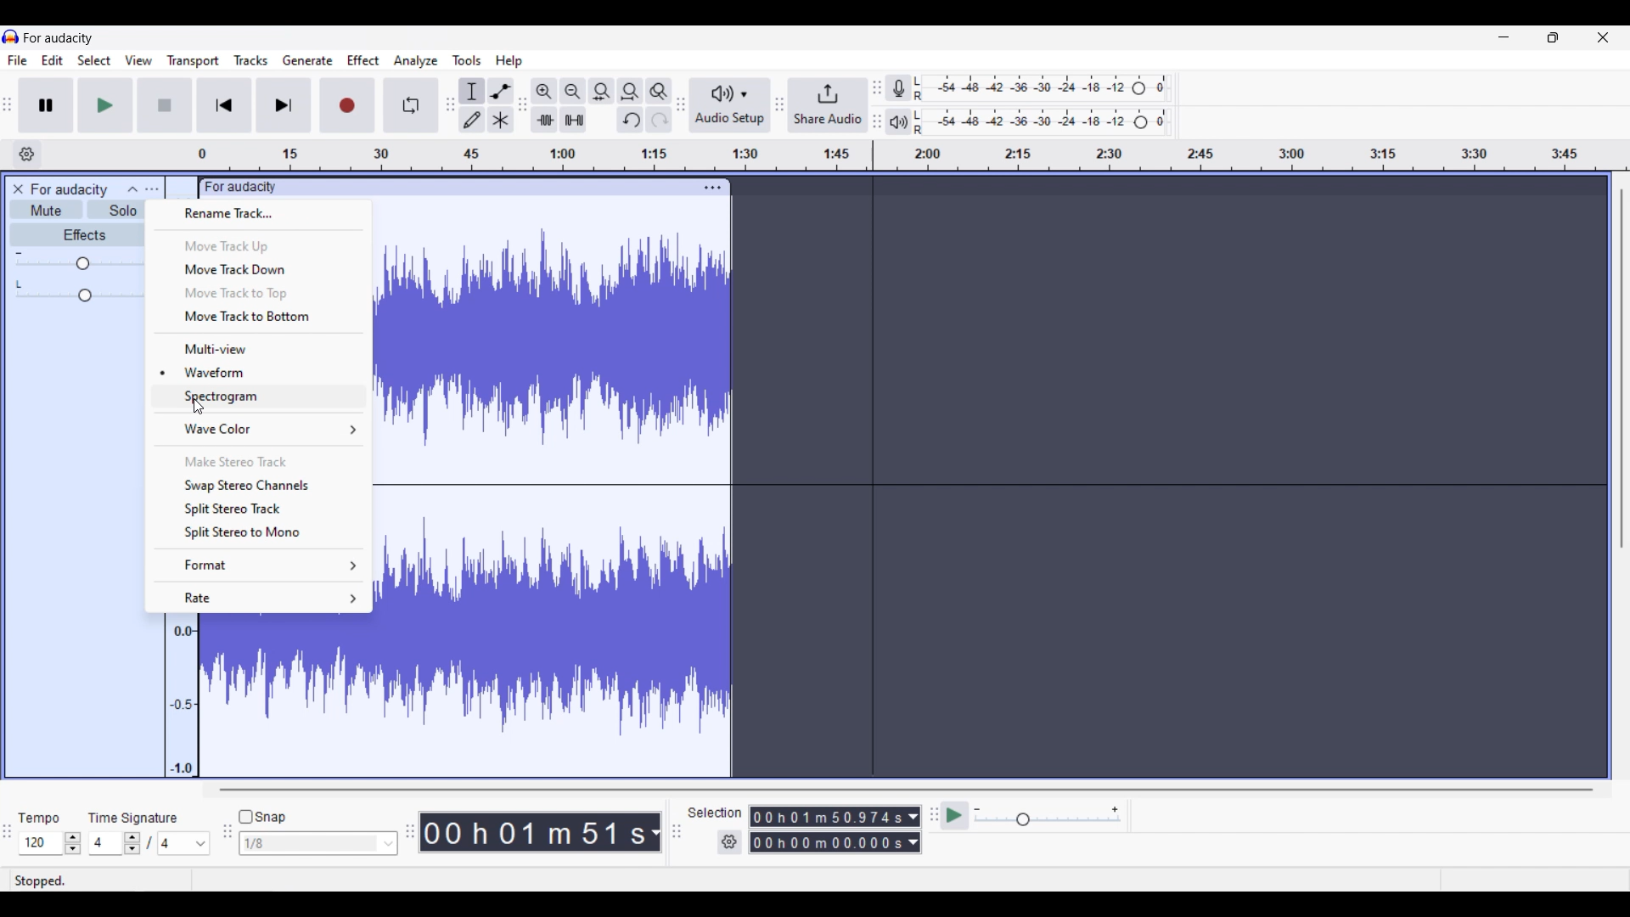 This screenshot has width=1630, height=917. What do you see at coordinates (70, 189) in the screenshot?
I see `for audacity` at bounding box center [70, 189].